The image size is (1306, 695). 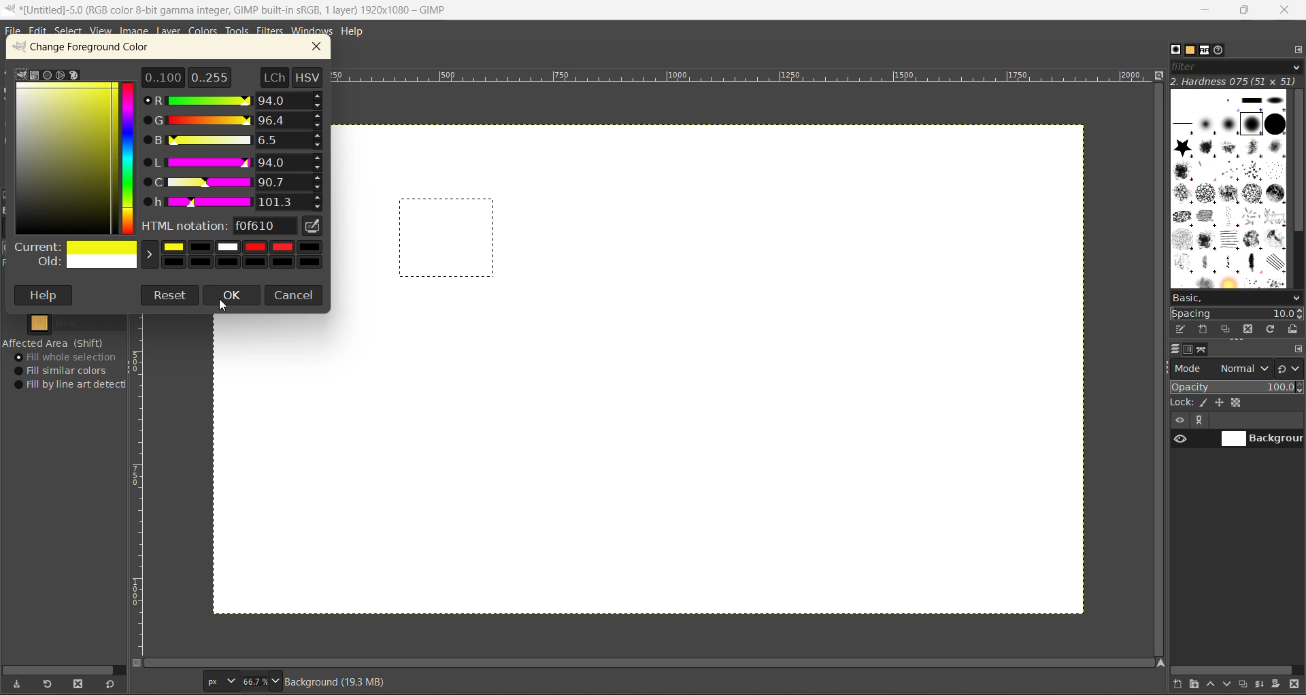 What do you see at coordinates (1203, 421) in the screenshot?
I see `more` at bounding box center [1203, 421].